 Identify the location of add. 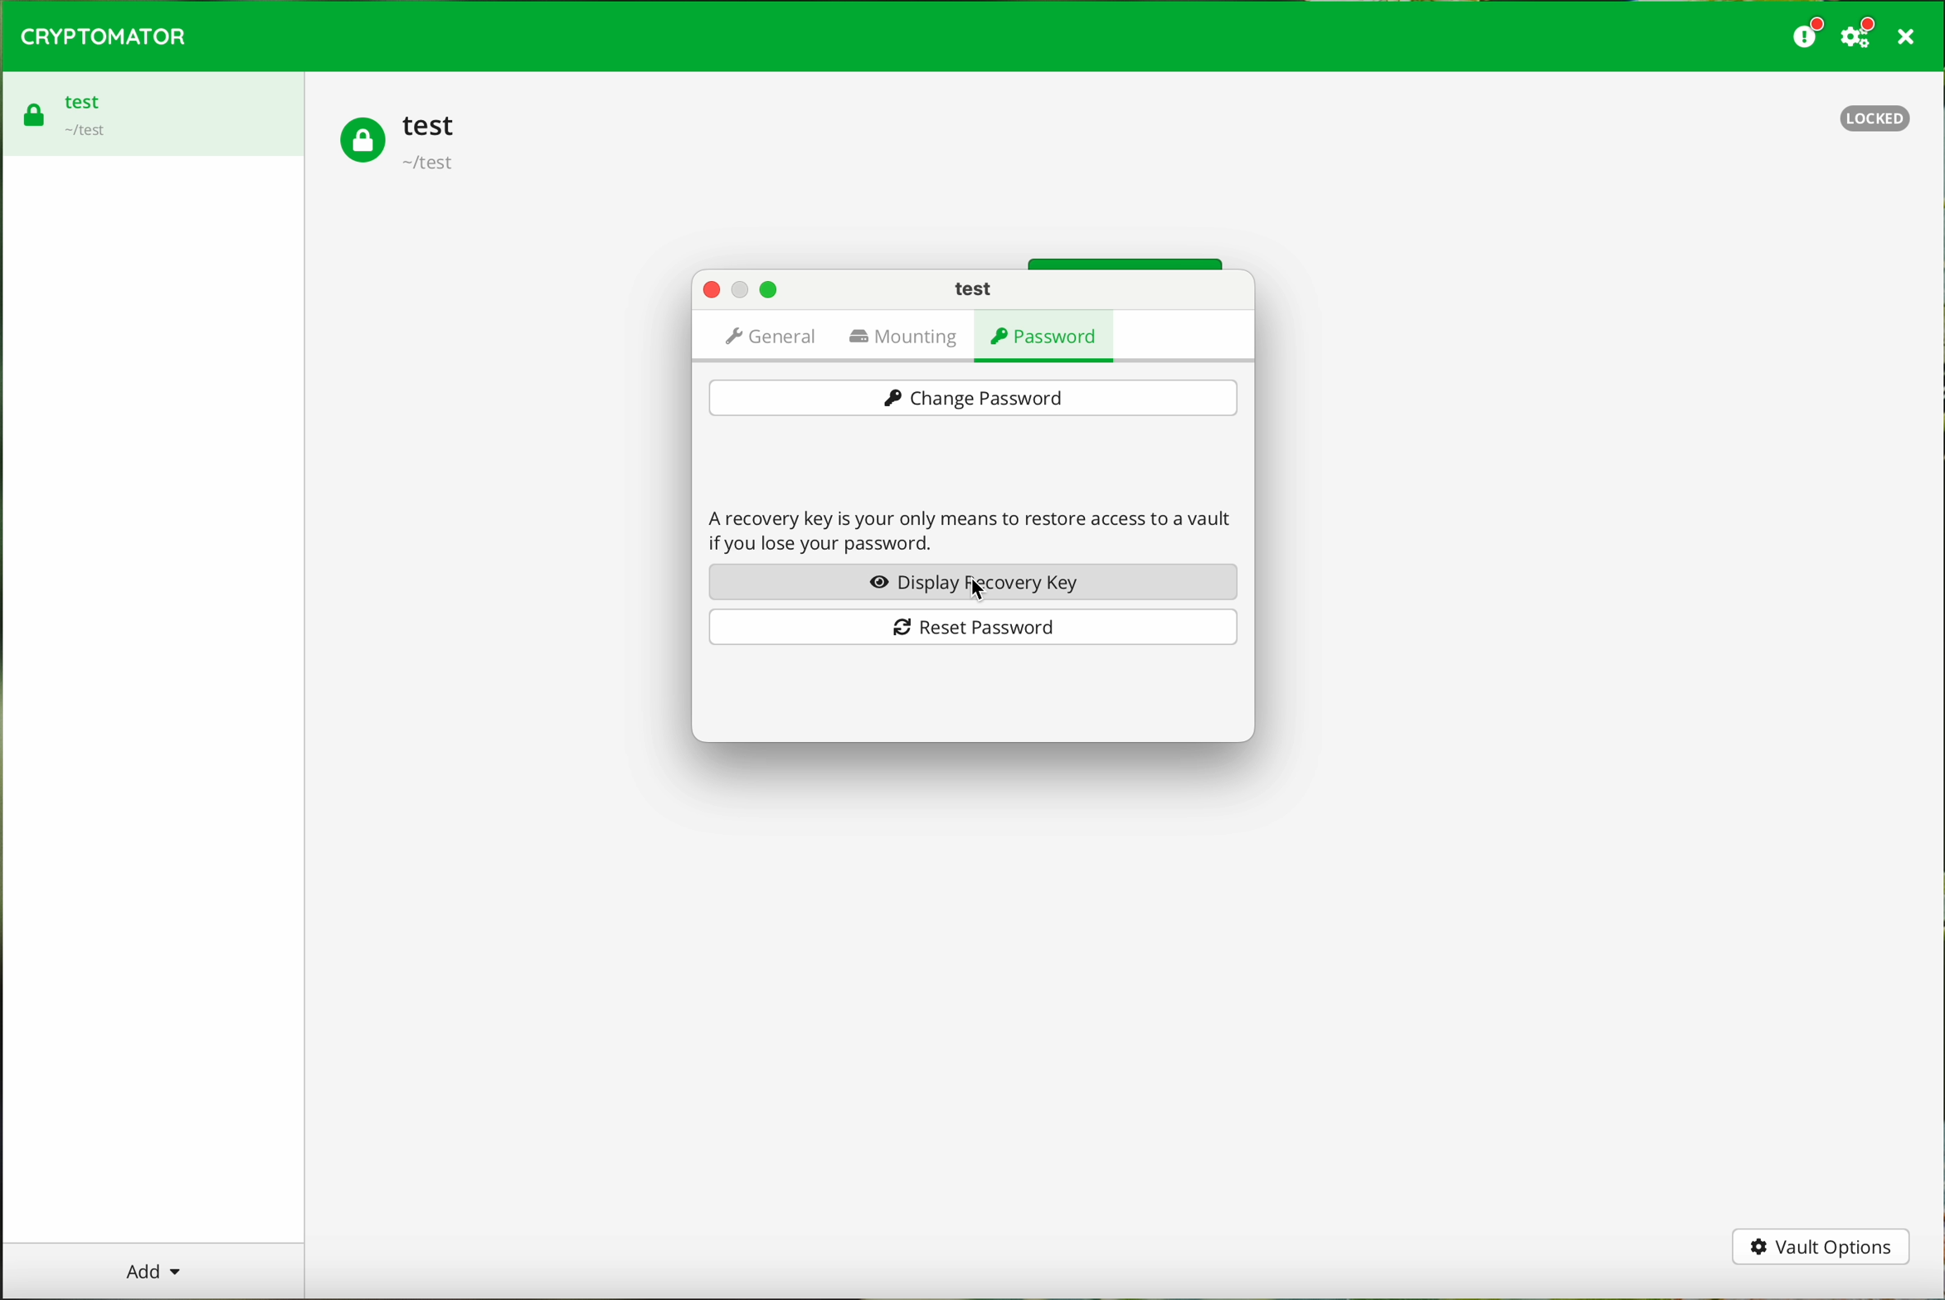
(149, 1270).